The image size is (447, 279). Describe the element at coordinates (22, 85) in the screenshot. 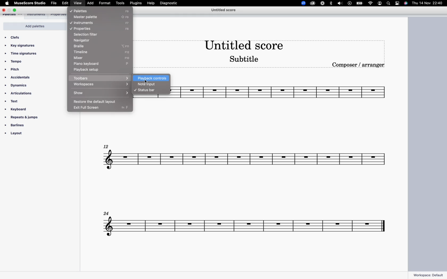

I see `dynamics` at that location.